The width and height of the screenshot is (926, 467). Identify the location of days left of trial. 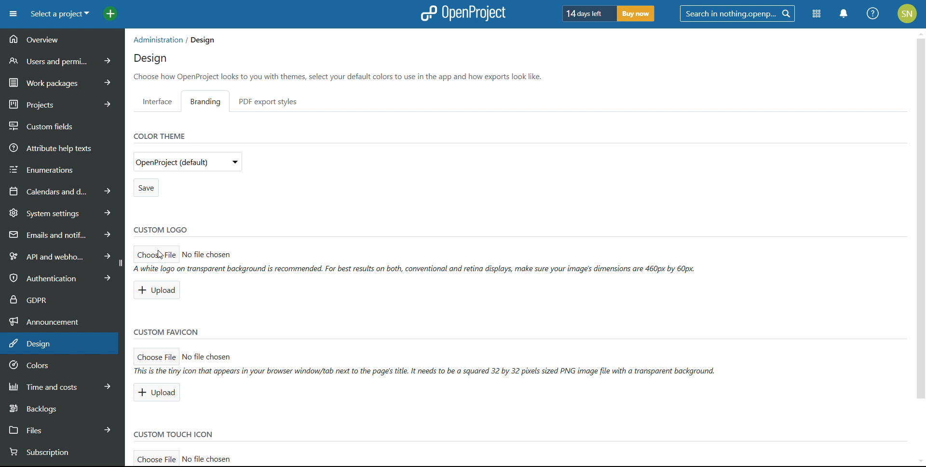
(587, 13).